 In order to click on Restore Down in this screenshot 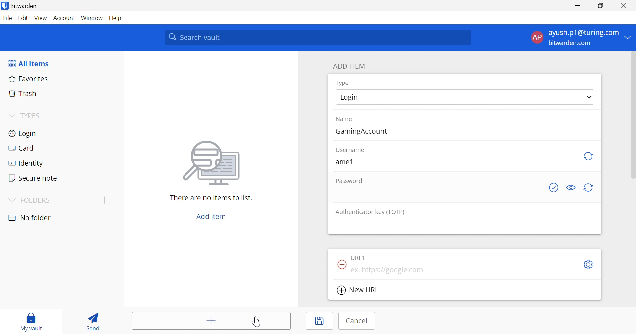, I will do `click(601, 6)`.